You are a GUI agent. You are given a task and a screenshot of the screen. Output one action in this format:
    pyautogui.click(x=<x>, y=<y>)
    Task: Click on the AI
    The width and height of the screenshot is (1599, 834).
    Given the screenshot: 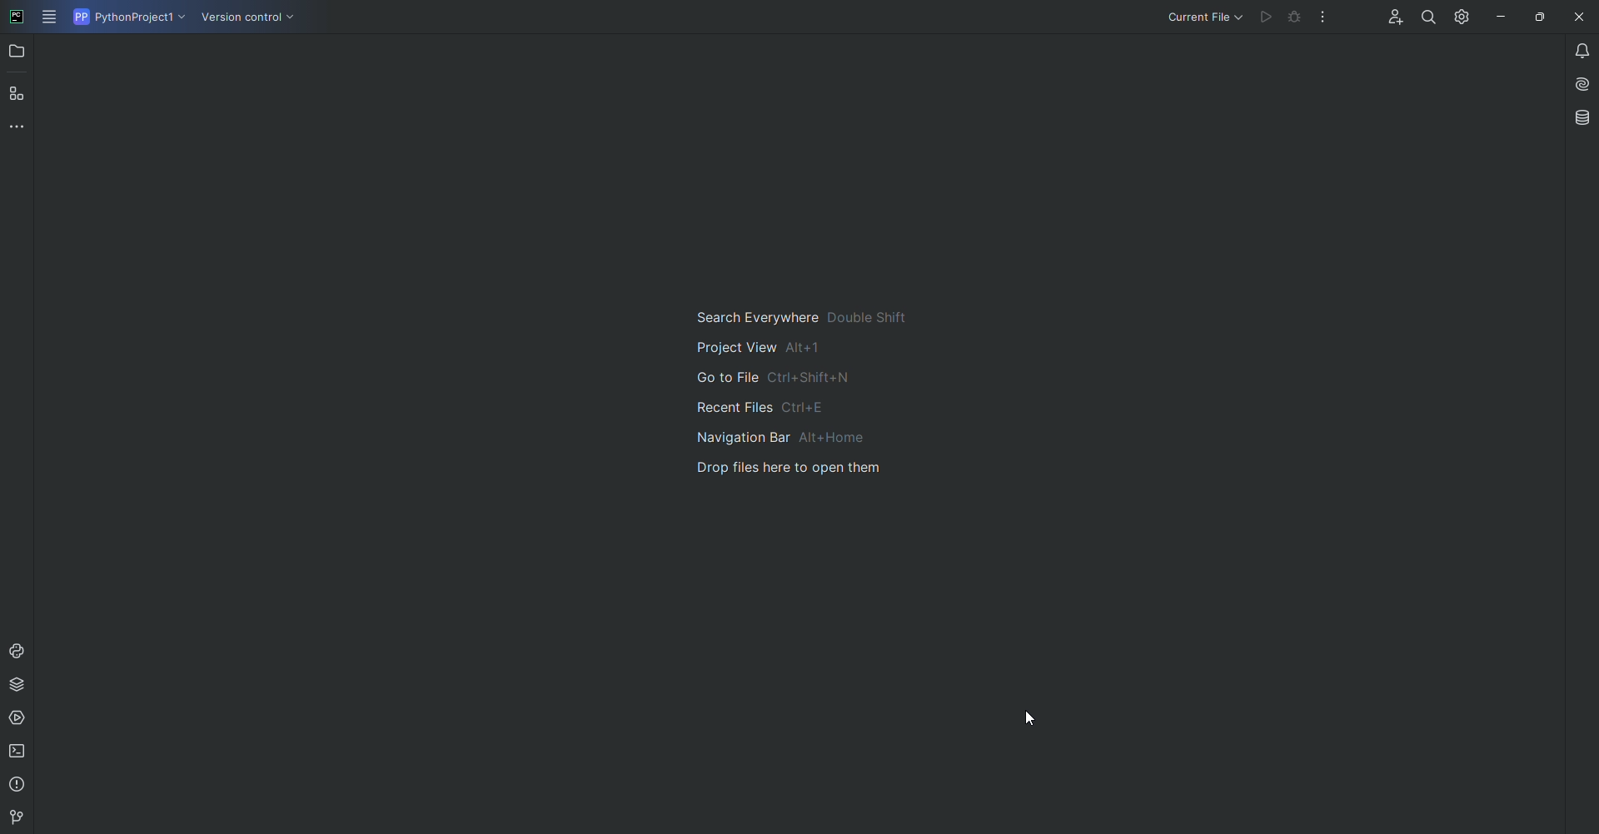 What is the action you would take?
    pyautogui.click(x=1577, y=82)
    